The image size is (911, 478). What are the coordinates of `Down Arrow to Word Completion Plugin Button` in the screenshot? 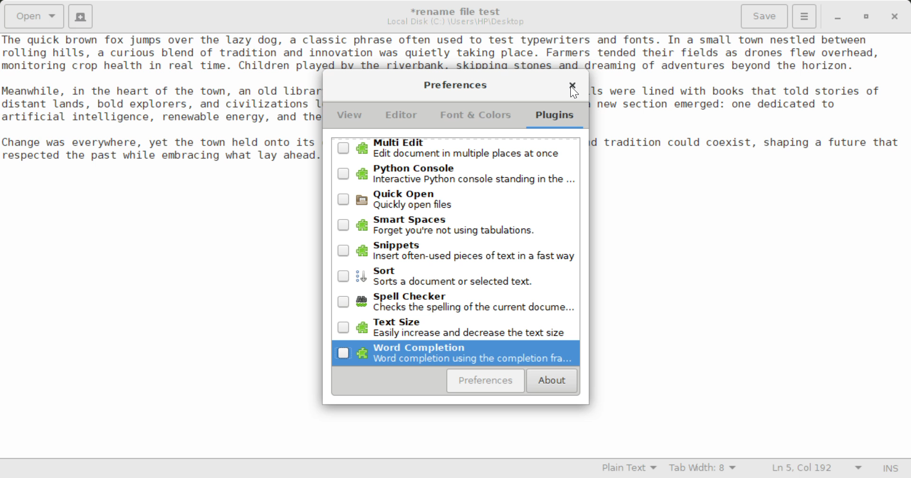 It's located at (456, 355).